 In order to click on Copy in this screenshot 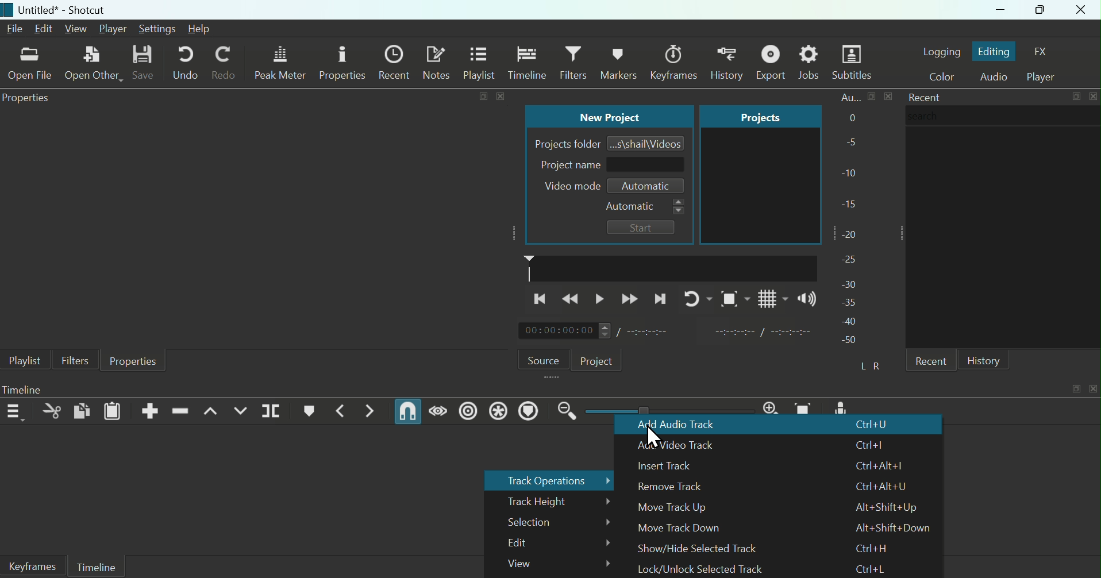, I will do `click(81, 412)`.